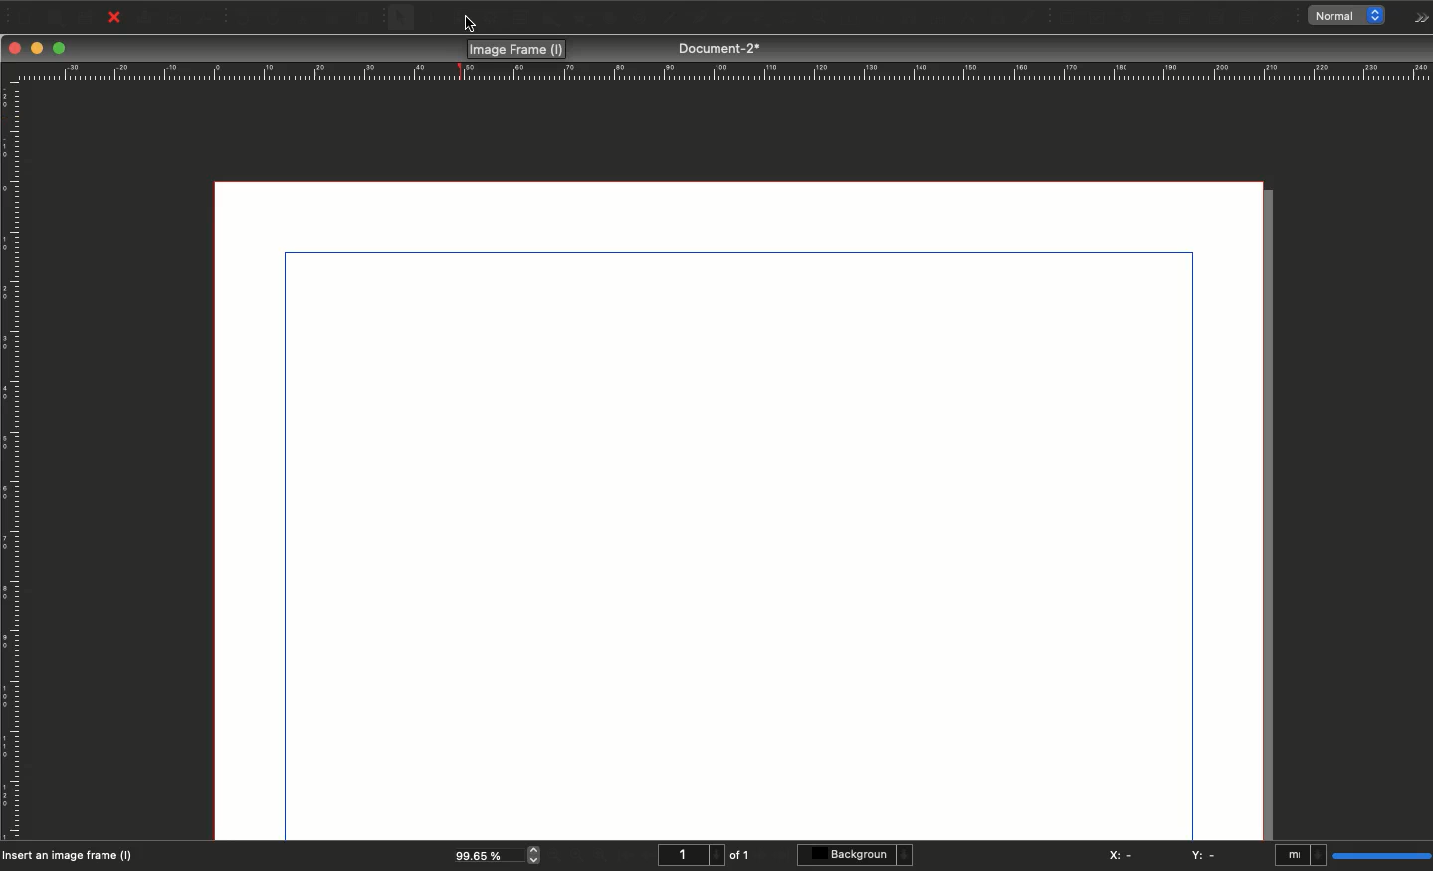  I want to click on Image frame, so click(464, 20).